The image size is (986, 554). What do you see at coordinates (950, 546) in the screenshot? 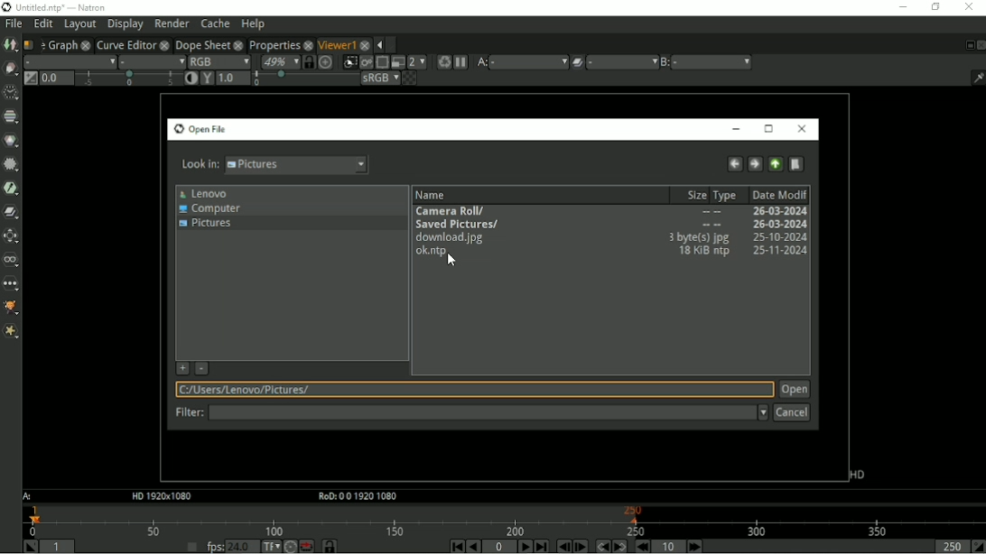
I see `Playback out point` at bounding box center [950, 546].